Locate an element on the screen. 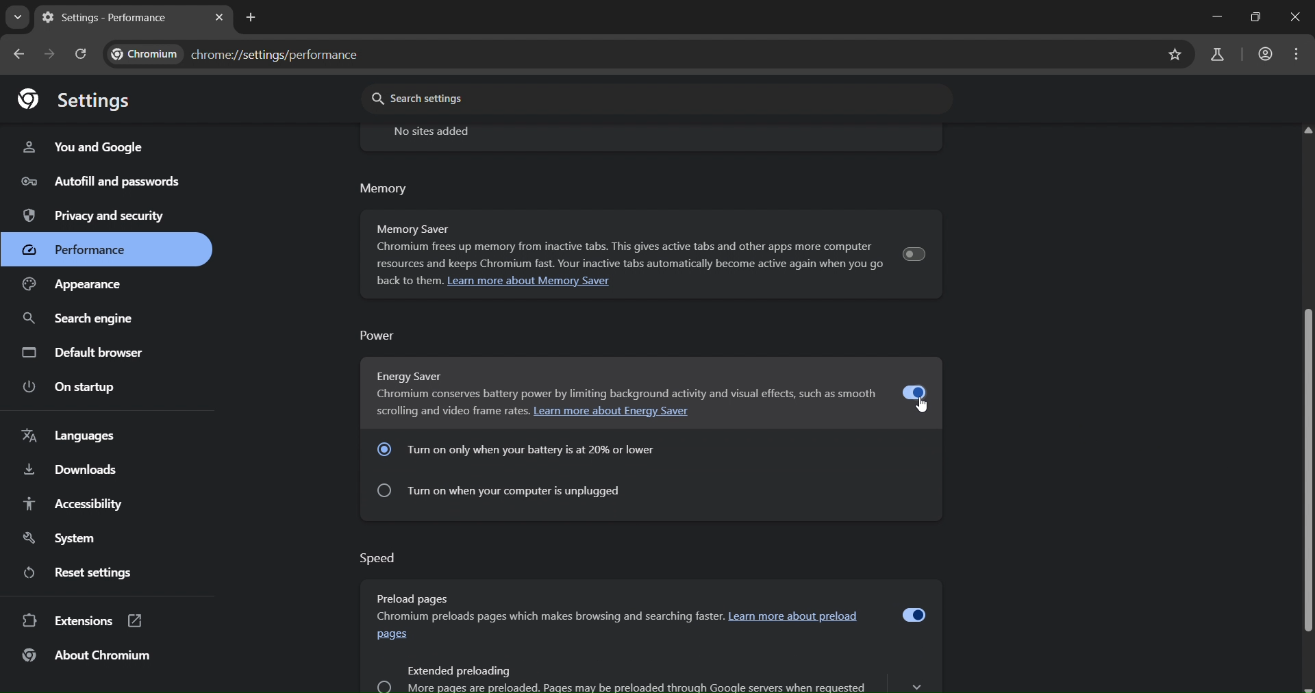  account is located at coordinates (1263, 55).